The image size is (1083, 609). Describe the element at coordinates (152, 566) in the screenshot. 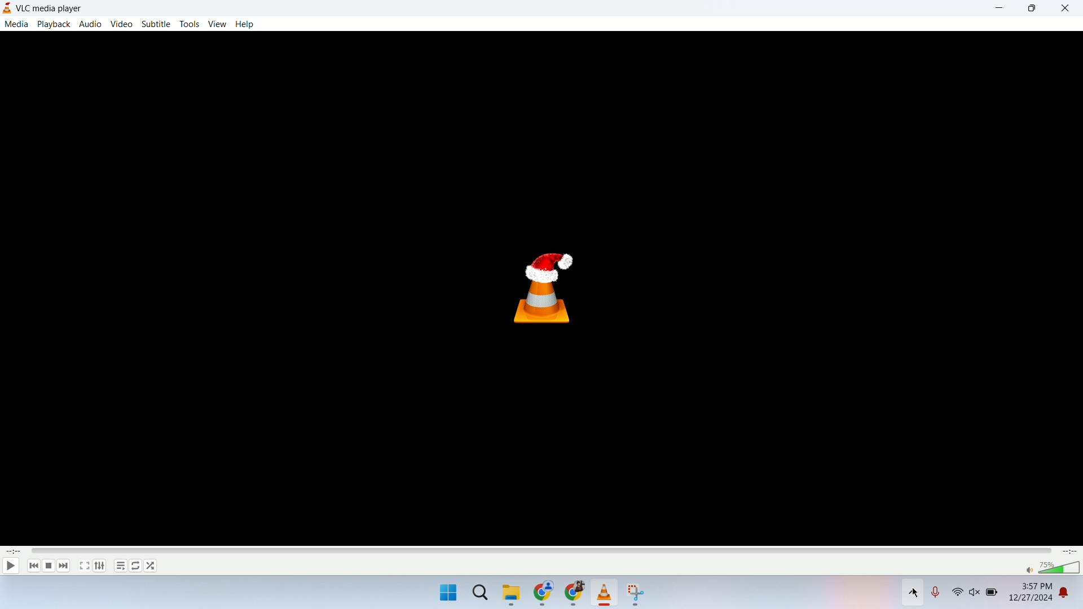

I see `random` at that location.